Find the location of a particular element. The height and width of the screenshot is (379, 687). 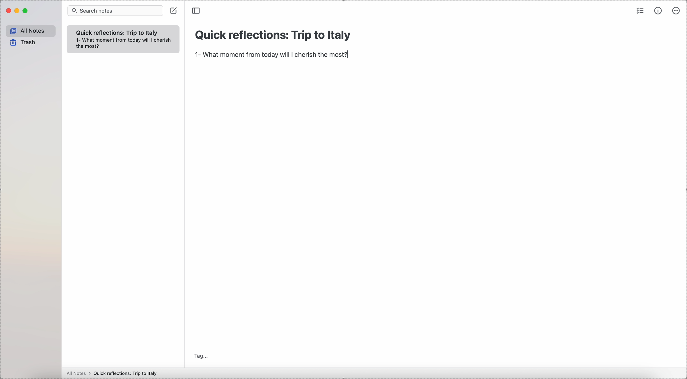

minimize is located at coordinates (18, 11).